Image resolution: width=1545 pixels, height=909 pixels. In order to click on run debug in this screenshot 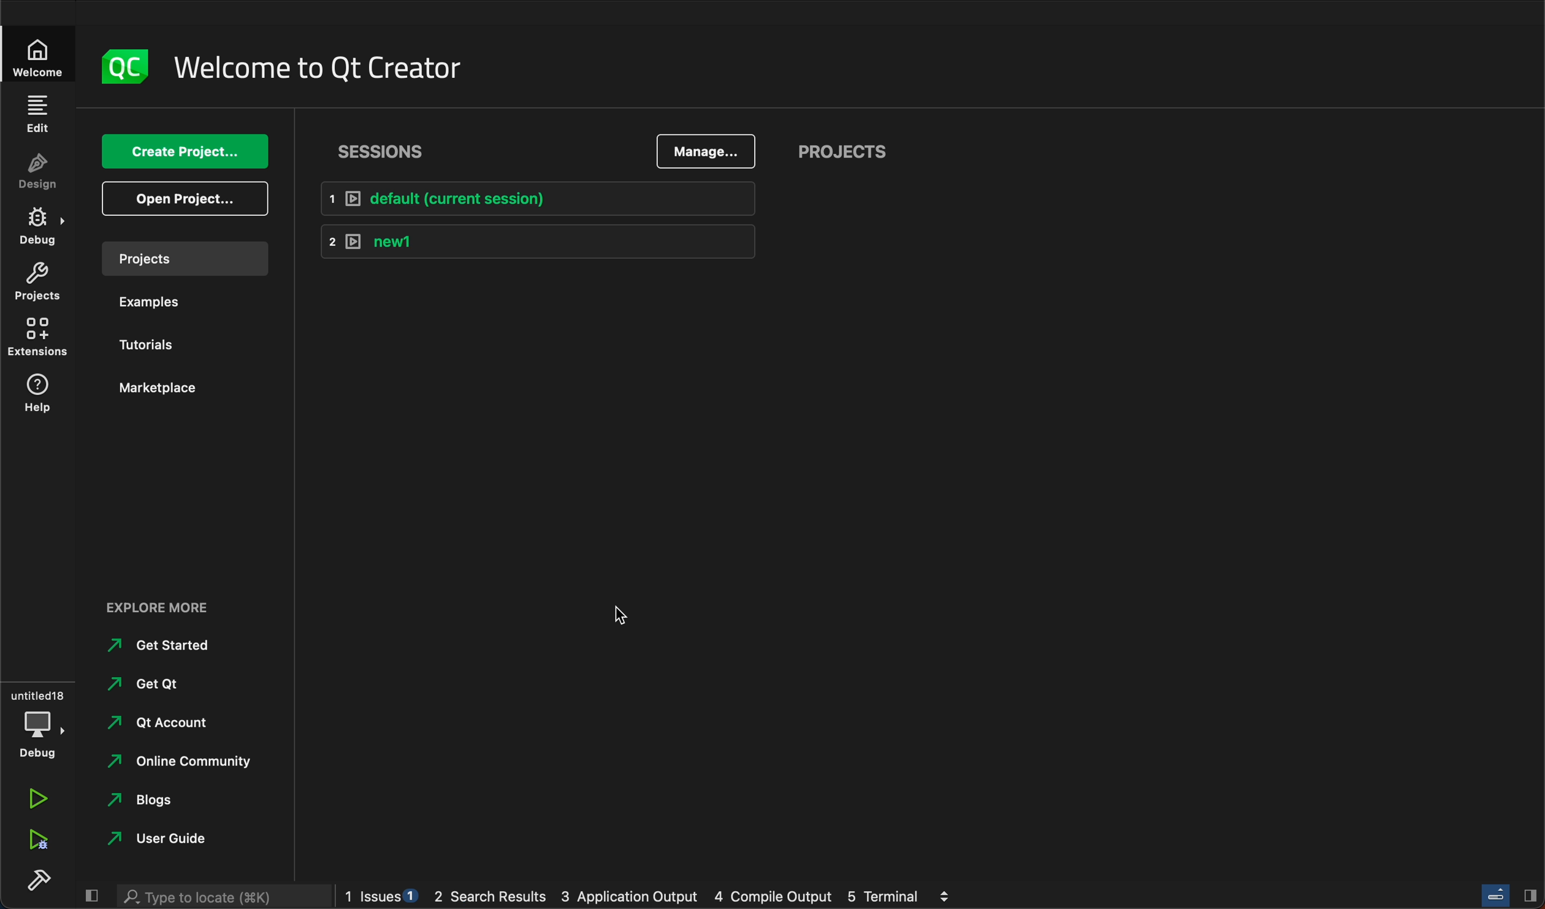, I will do `click(35, 842)`.